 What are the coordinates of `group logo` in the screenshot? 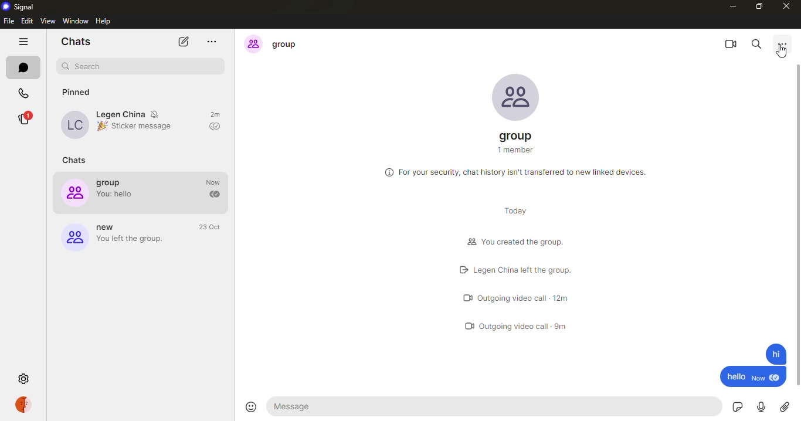 It's located at (469, 242).